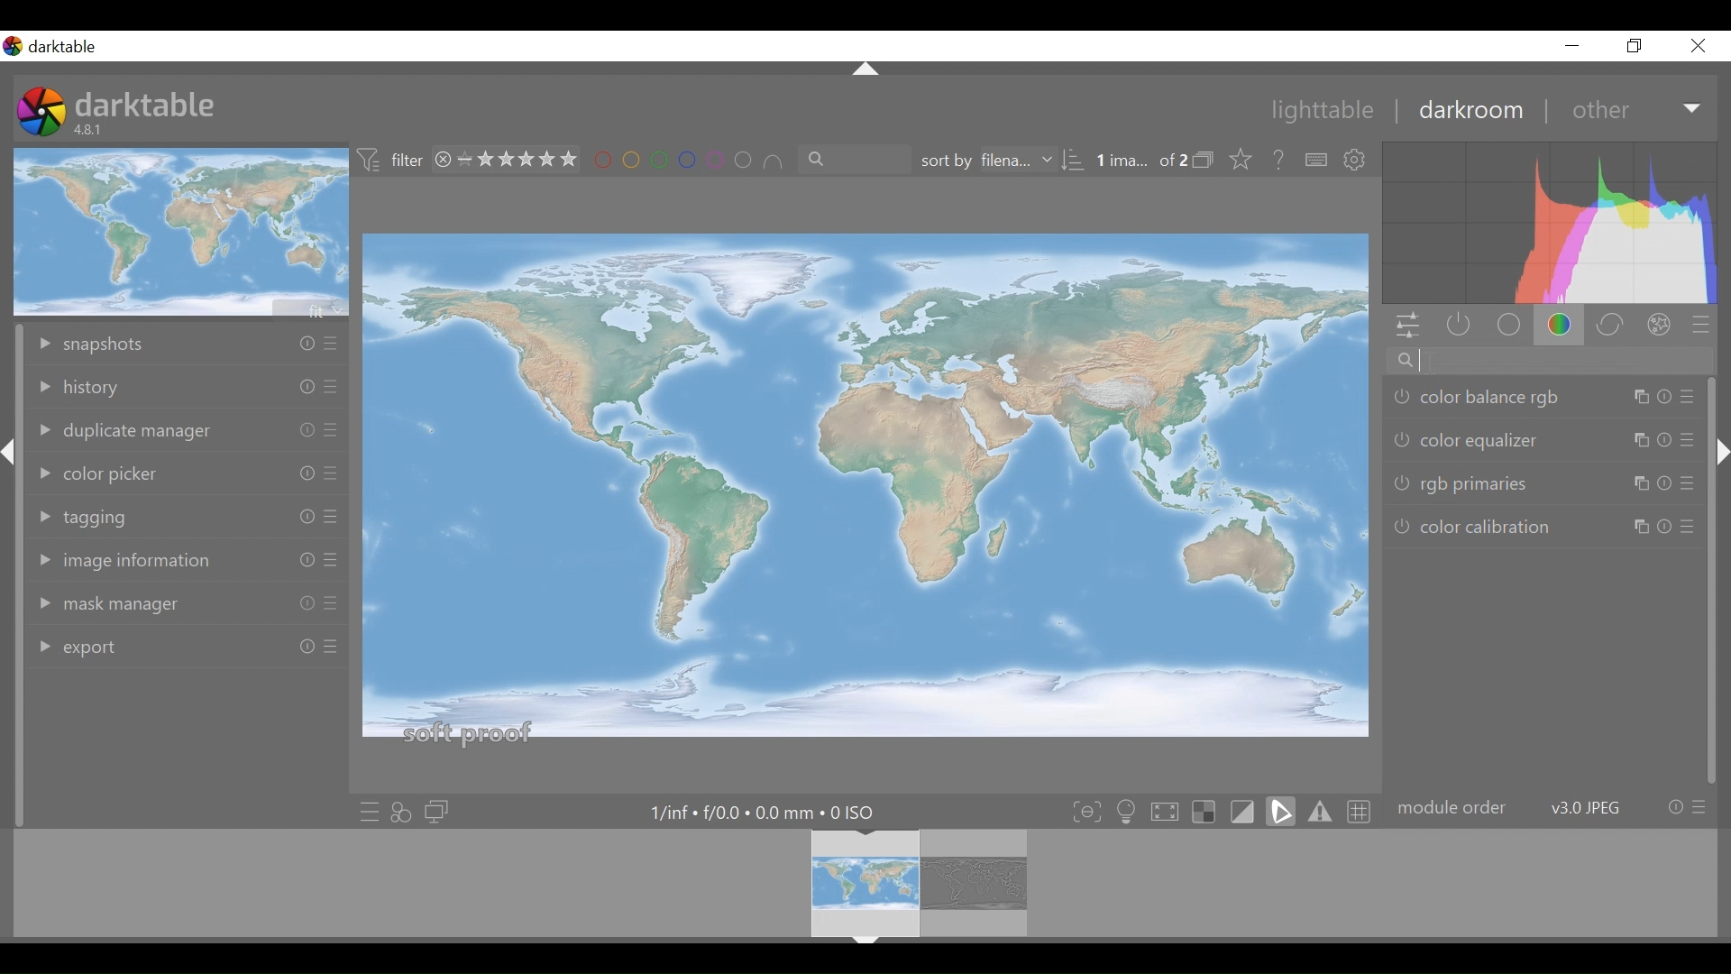 Image resolution: width=1731 pixels, height=974 pixels. I want to click on range rating, so click(517, 159).